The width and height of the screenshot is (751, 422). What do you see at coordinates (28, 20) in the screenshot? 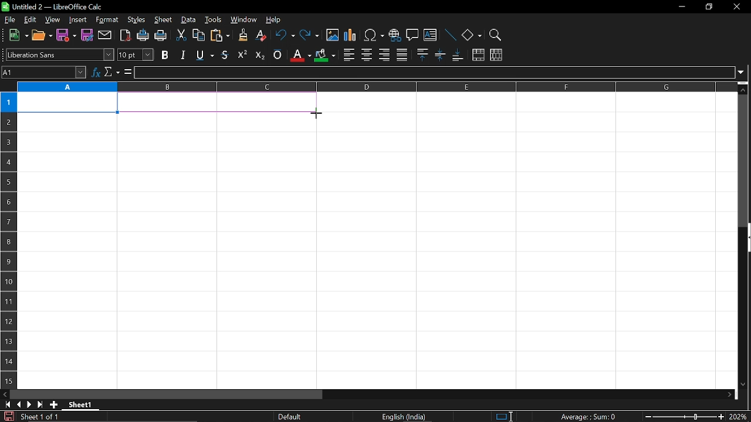
I see `edit` at bounding box center [28, 20].